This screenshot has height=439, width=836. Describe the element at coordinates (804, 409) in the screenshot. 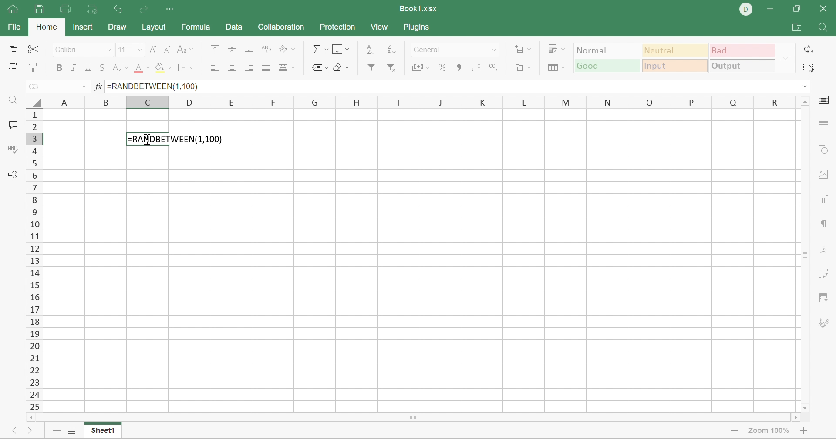

I see `Scroll Down` at that location.